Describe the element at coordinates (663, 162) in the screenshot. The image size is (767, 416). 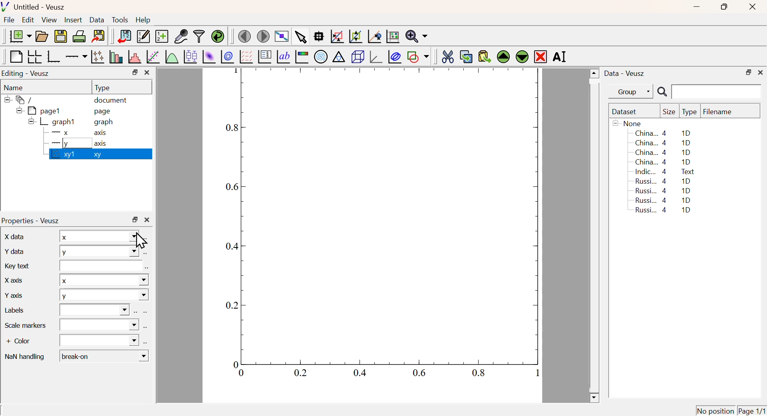
I see `China... 4 1D` at that location.